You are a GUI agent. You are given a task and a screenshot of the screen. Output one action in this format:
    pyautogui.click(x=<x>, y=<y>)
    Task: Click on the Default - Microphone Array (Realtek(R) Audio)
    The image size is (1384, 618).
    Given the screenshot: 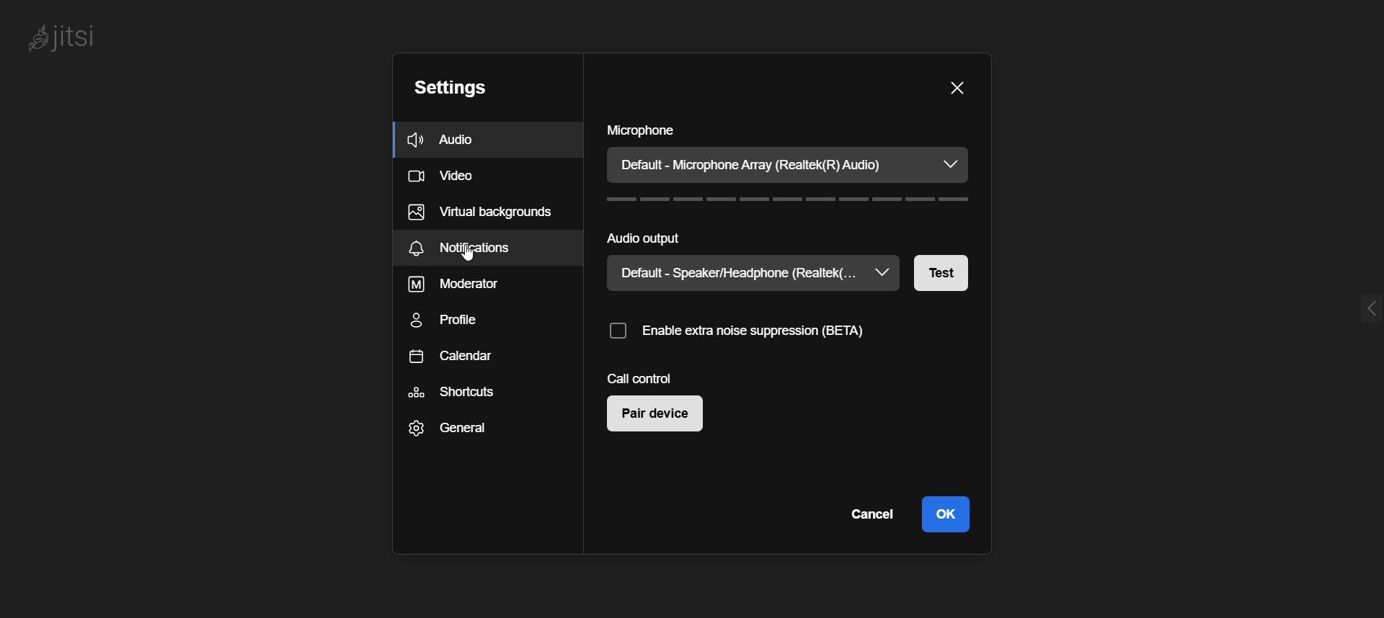 What is the action you would take?
    pyautogui.click(x=753, y=164)
    